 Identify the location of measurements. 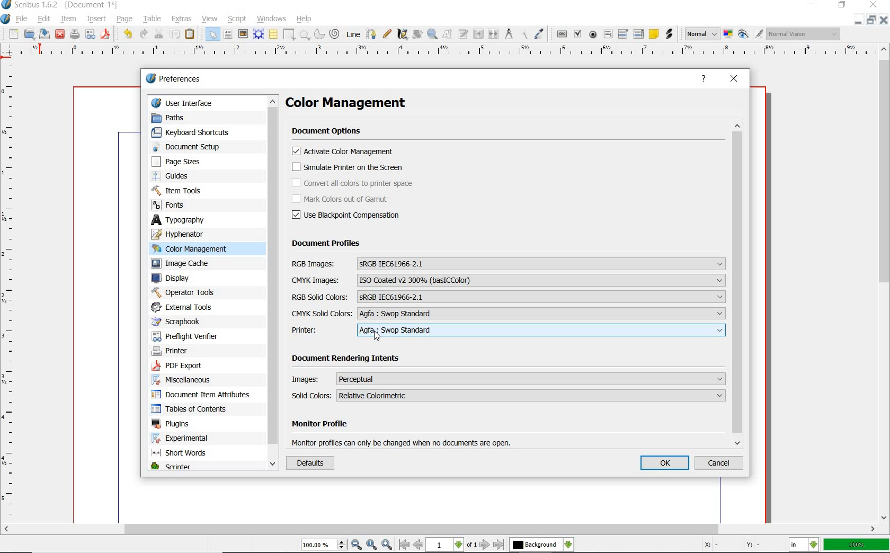
(509, 34).